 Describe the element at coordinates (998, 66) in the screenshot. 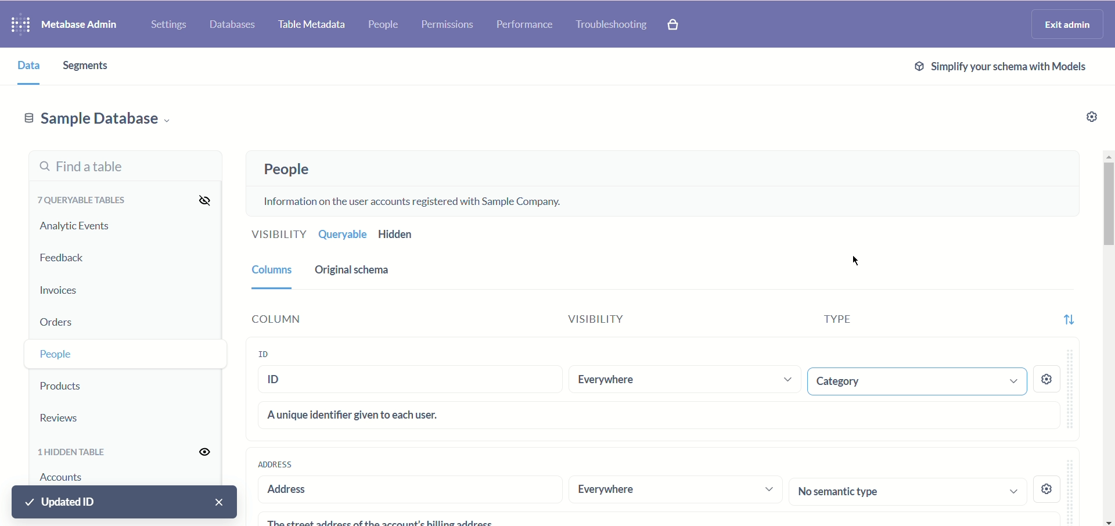

I see `Simplify tour schema with models` at that location.